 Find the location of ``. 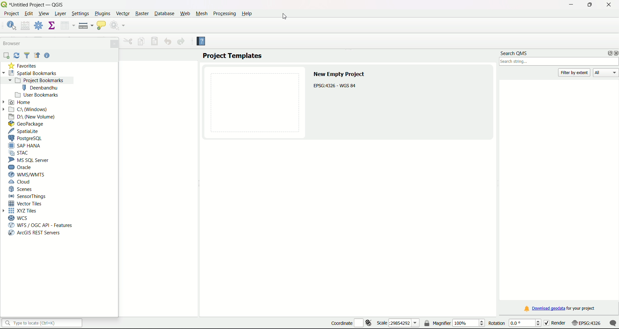

 is located at coordinates (128, 41).